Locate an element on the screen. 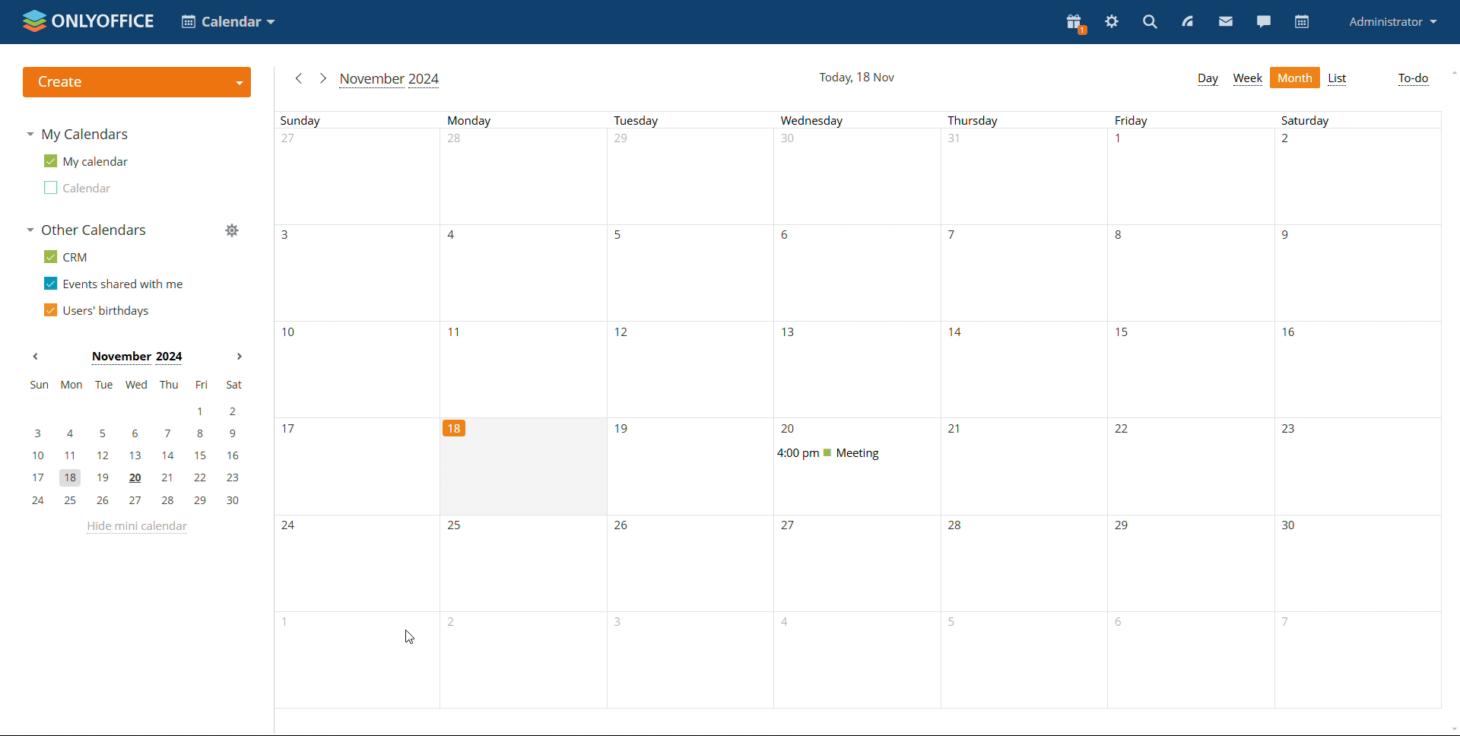  select application is located at coordinates (227, 21).